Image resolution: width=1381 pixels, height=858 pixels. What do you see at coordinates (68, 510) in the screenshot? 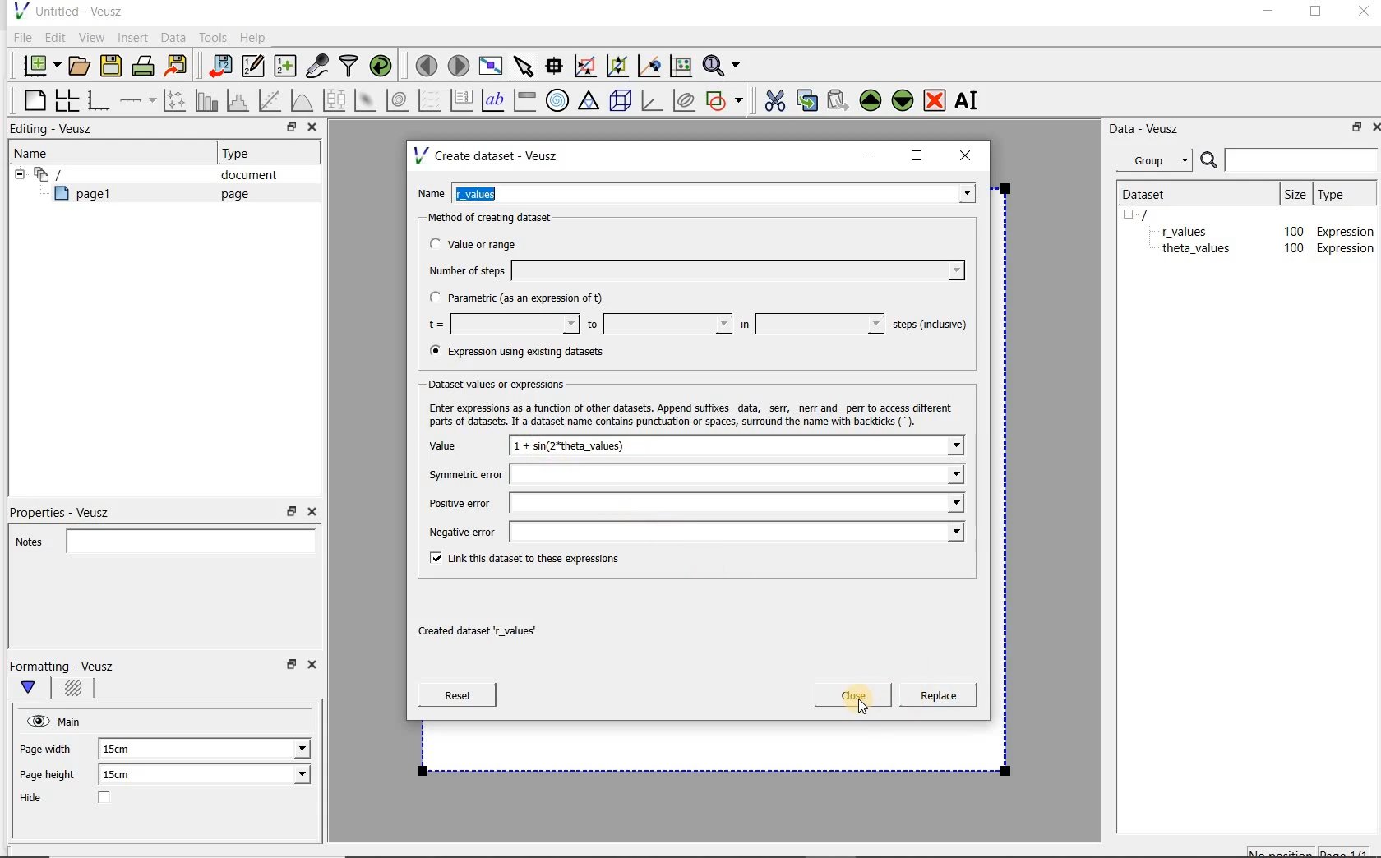
I see `Properties - Veusz` at bounding box center [68, 510].